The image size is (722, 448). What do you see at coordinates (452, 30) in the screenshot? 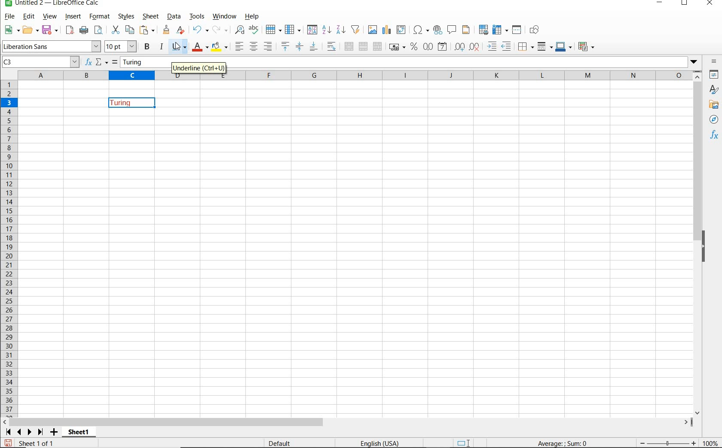
I see `INSERT COMMENT` at bounding box center [452, 30].